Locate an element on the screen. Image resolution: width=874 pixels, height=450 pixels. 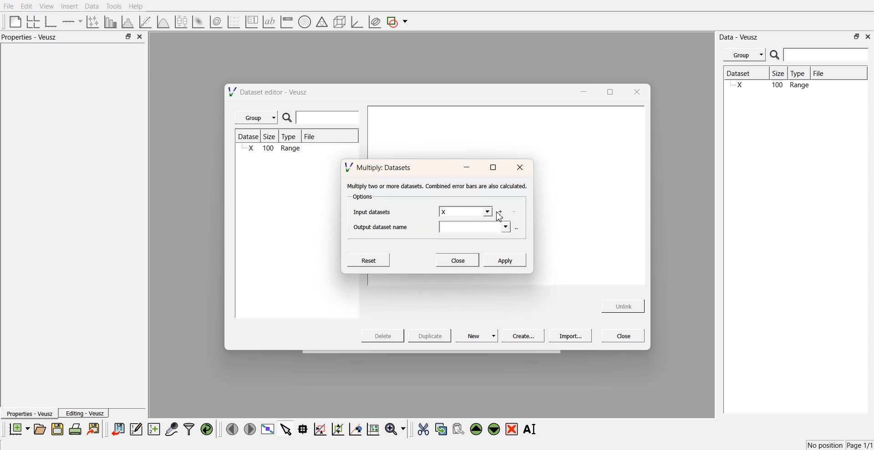
blank page is located at coordinates (13, 21).